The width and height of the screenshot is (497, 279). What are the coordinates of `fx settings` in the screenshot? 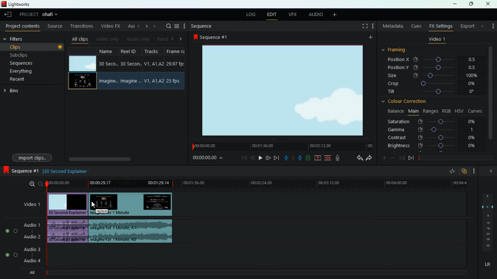 It's located at (440, 26).